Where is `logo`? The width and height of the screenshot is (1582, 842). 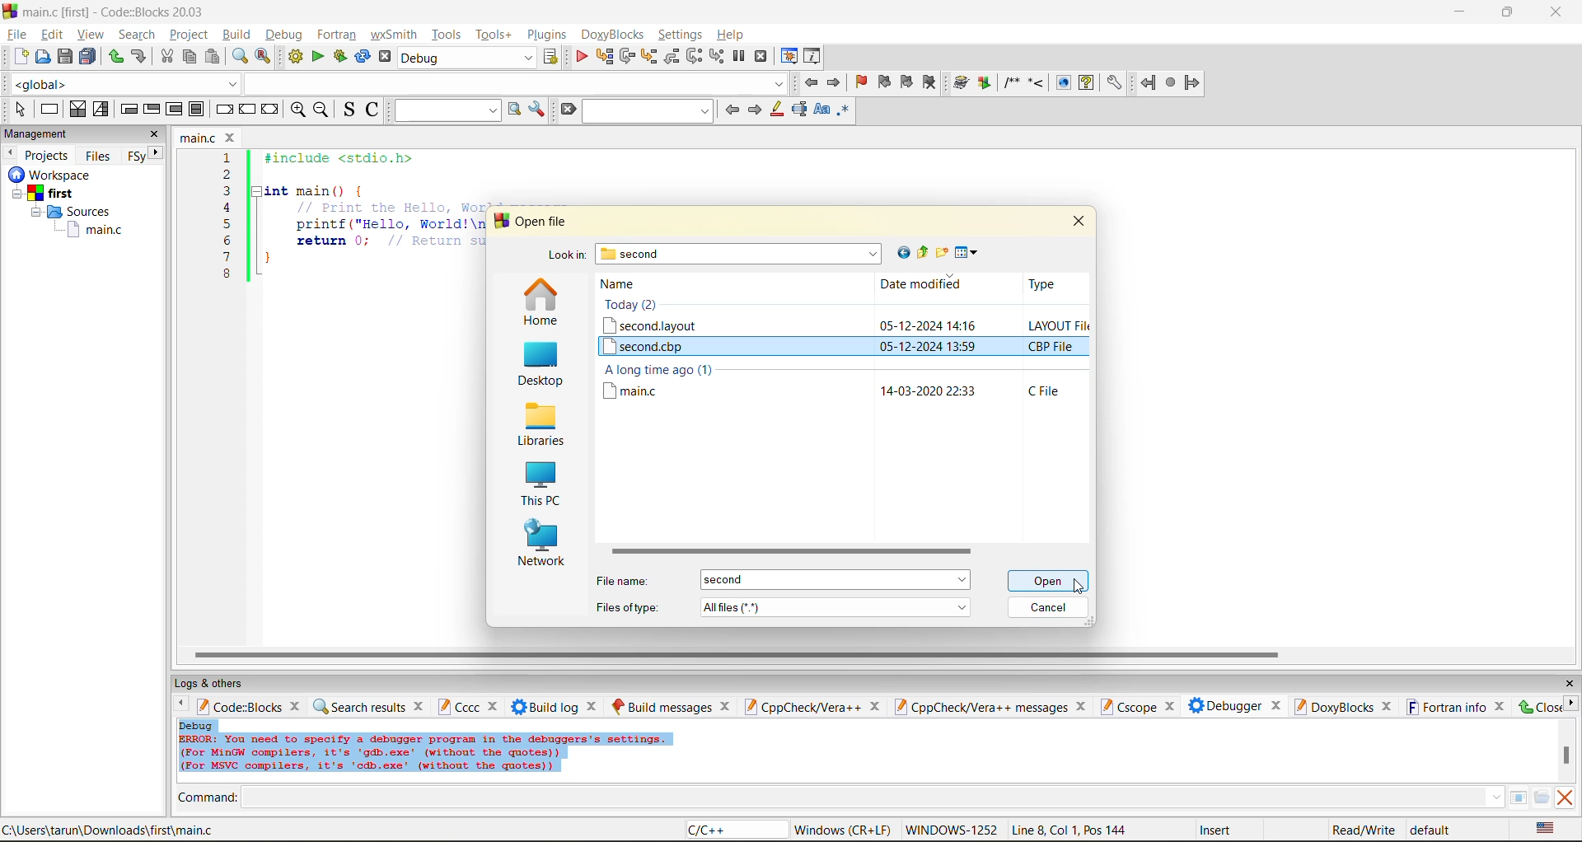
logo is located at coordinates (499, 221).